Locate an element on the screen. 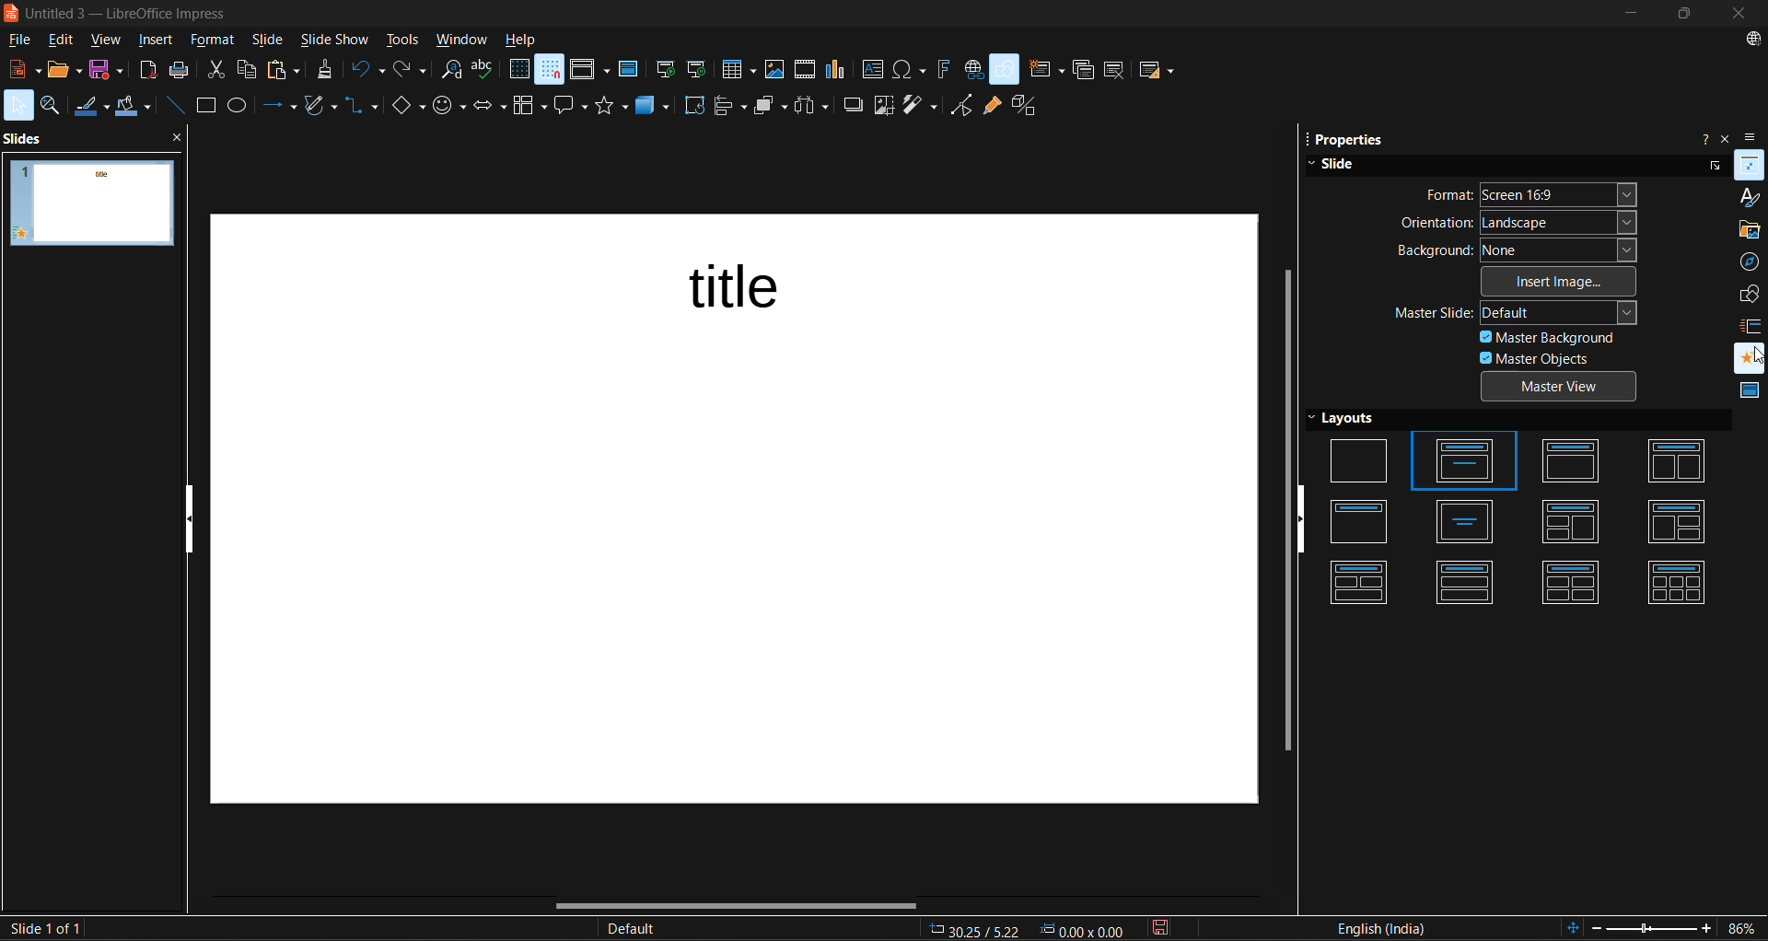 This screenshot has width=1768, height=941. click to save is located at coordinates (1164, 927).